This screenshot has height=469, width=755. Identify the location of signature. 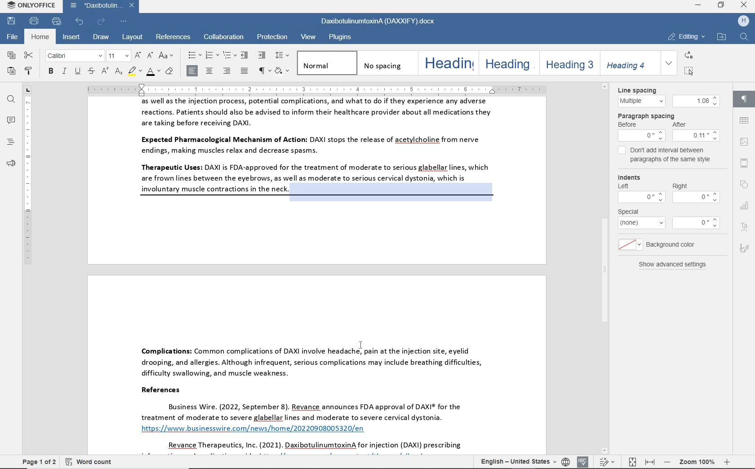
(746, 247).